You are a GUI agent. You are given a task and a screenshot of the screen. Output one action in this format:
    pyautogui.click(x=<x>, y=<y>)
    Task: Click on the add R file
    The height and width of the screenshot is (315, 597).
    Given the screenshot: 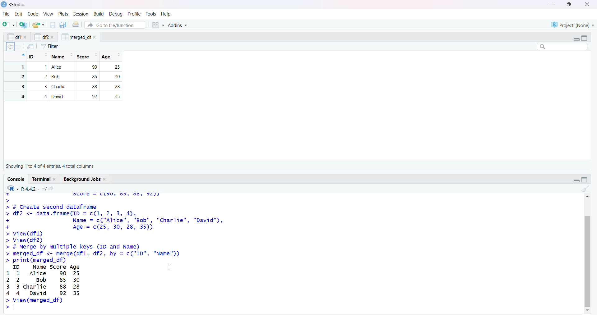 What is the action you would take?
    pyautogui.click(x=24, y=25)
    